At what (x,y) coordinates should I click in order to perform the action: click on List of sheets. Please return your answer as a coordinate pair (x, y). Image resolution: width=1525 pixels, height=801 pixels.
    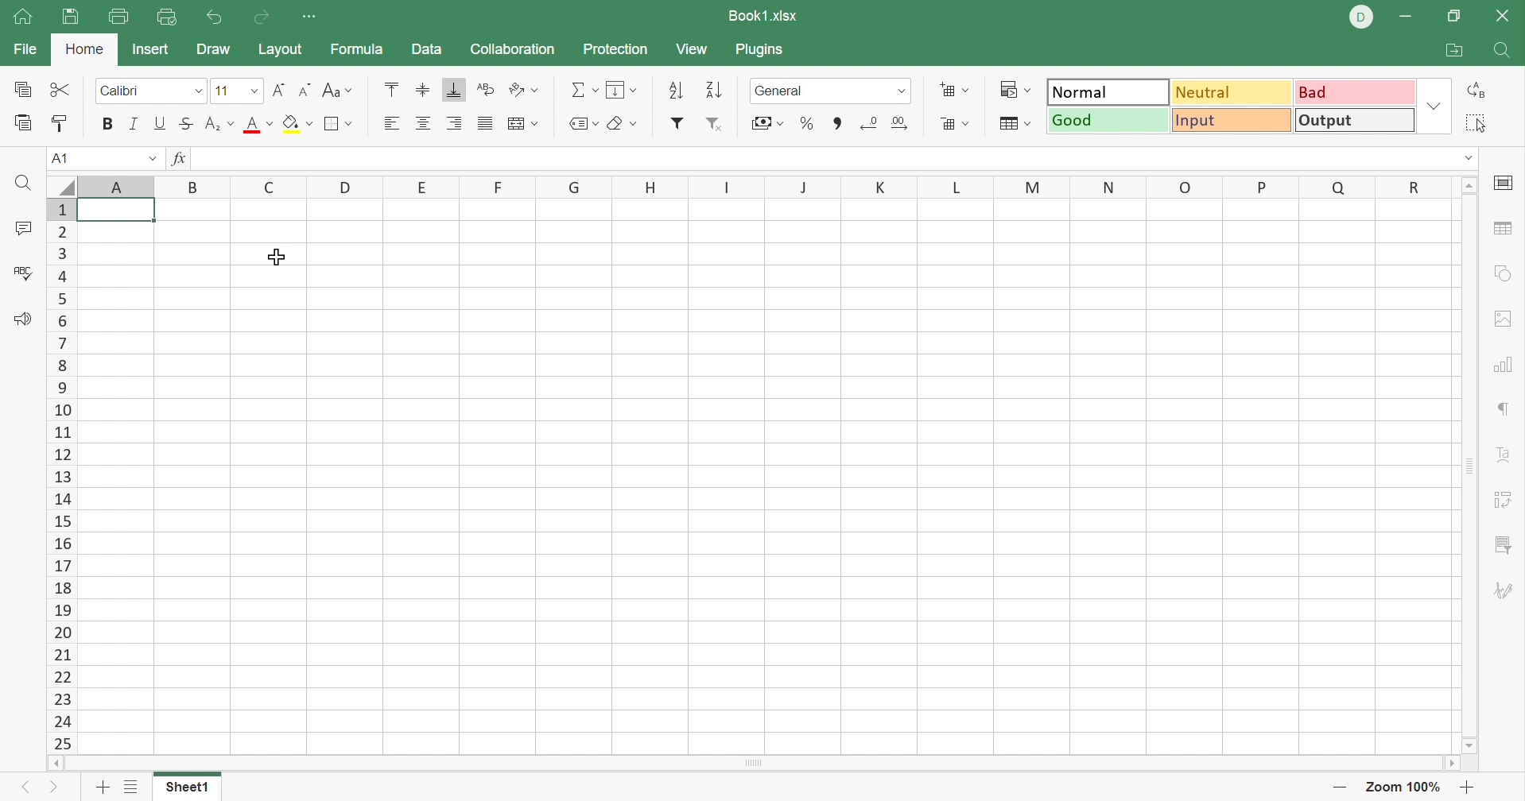
    Looking at the image, I should click on (132, 787).